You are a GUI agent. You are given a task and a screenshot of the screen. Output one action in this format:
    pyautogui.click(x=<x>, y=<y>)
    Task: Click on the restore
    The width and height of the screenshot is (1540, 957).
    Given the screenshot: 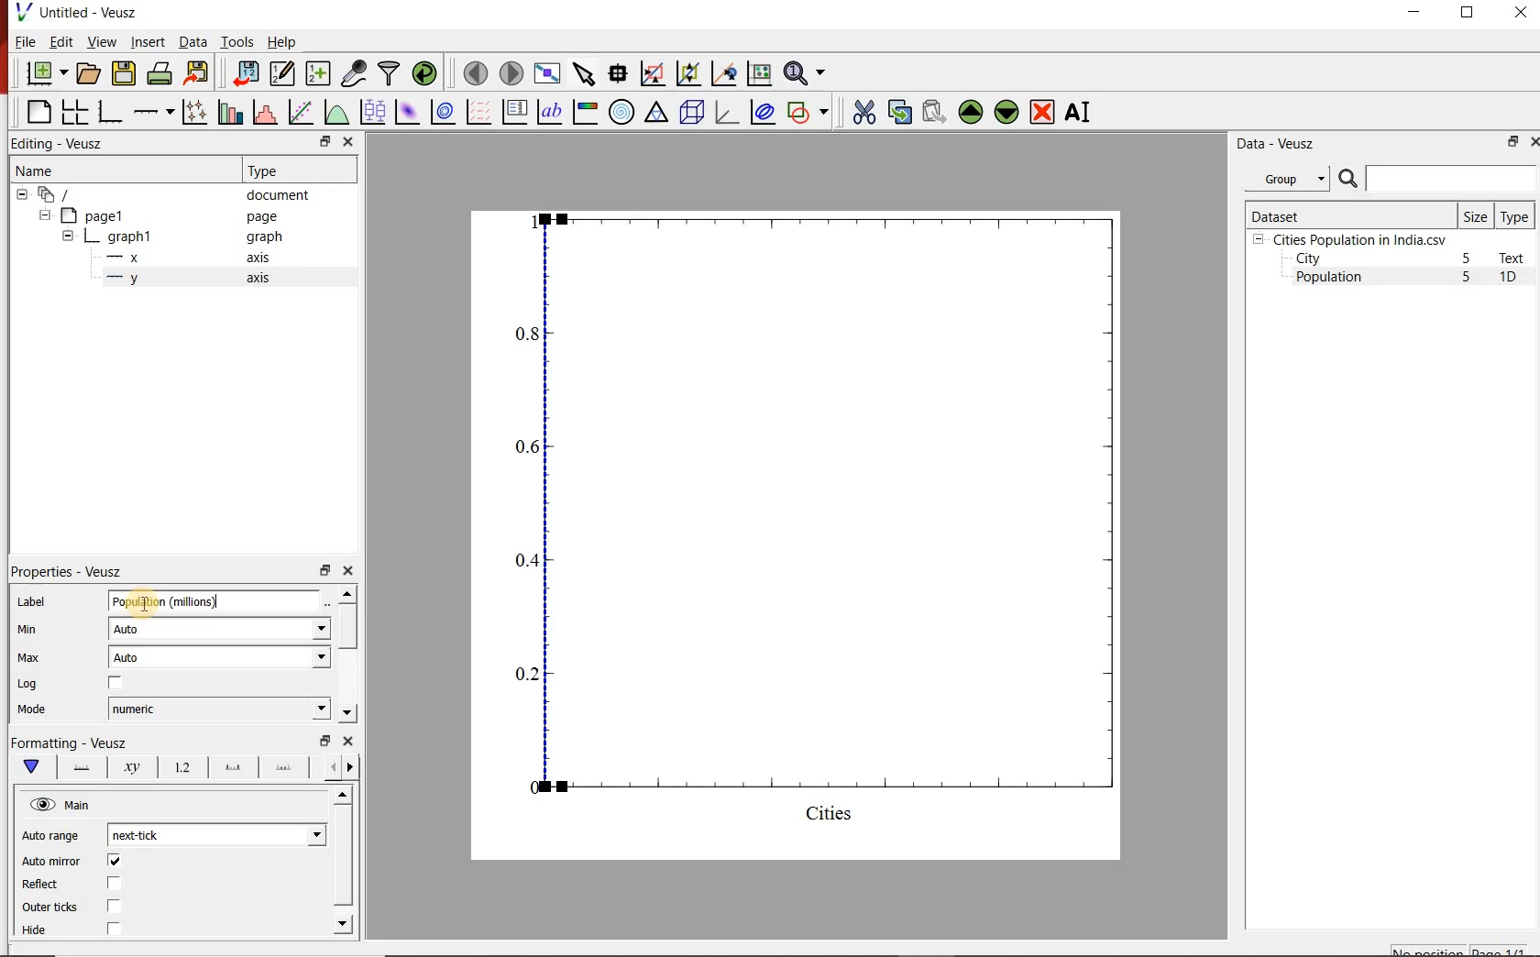 What is the action you would take?
    pyautogui.click(x=324, y=741)
    